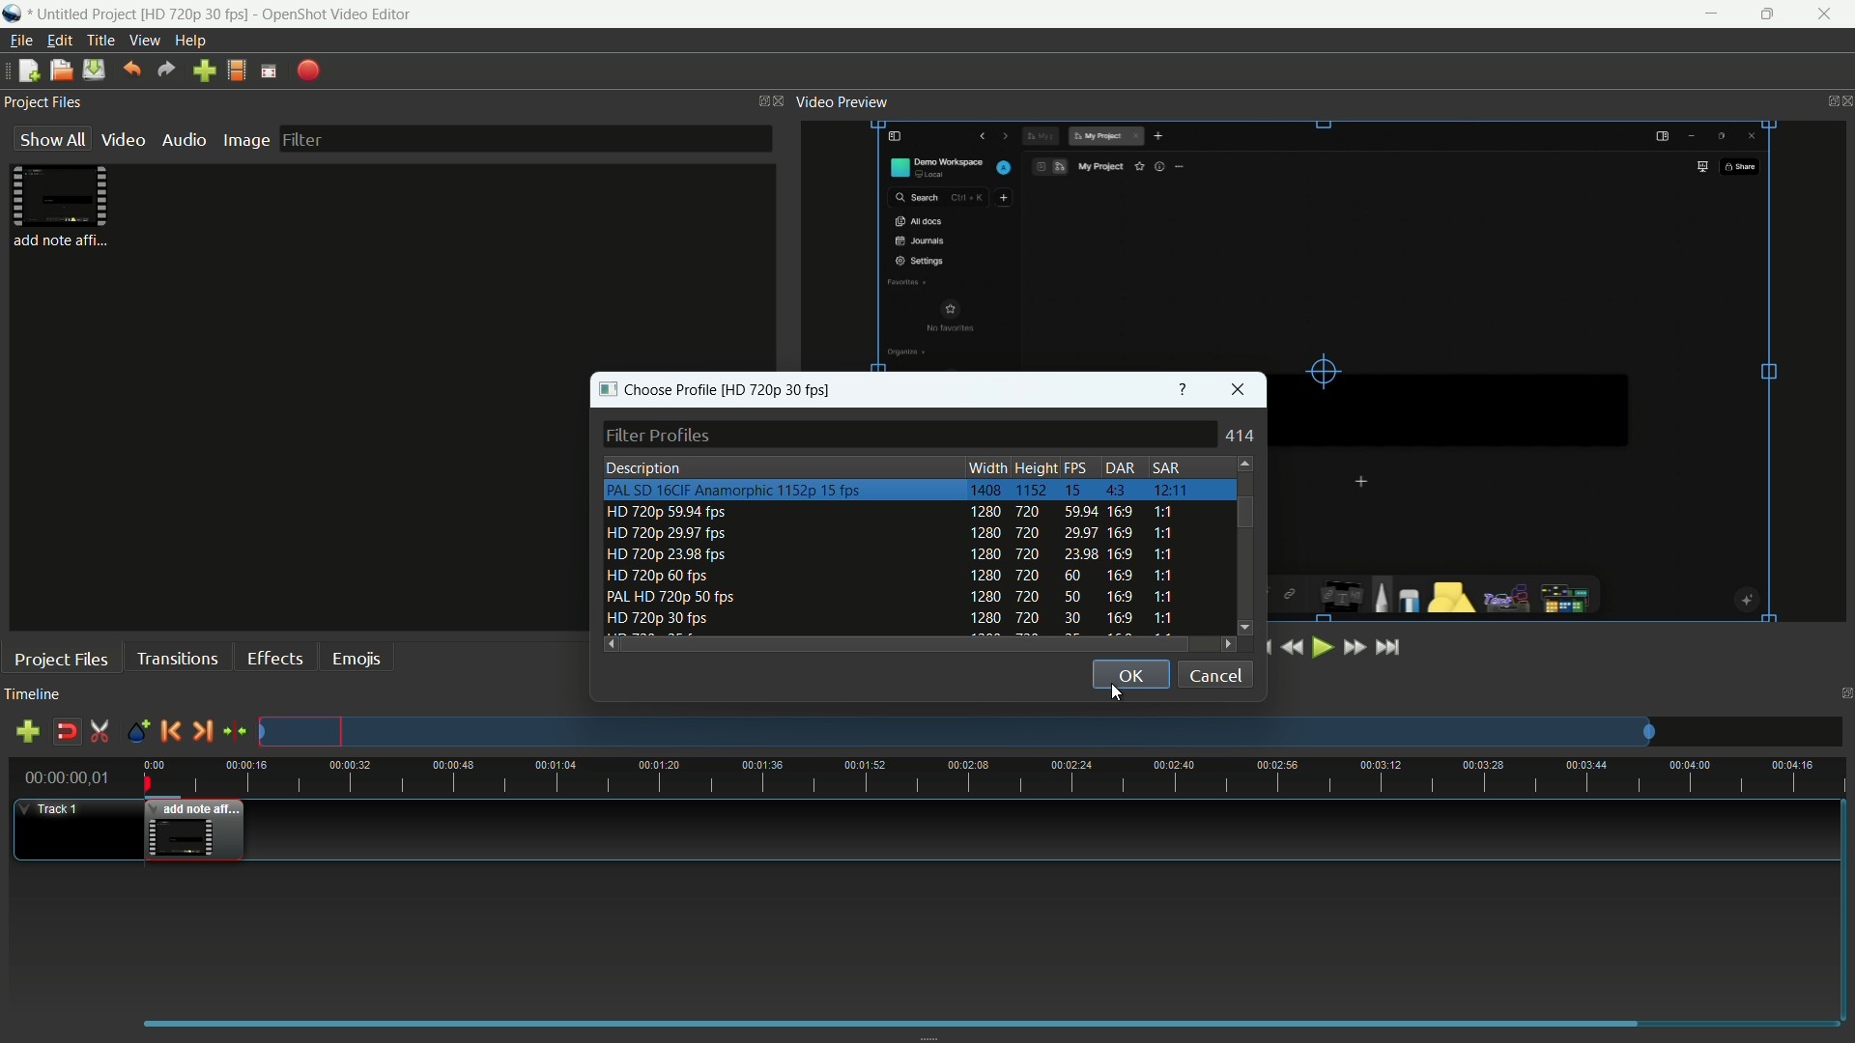 The image size is (1855, 1043). I want to click on video, so click(120, 141).